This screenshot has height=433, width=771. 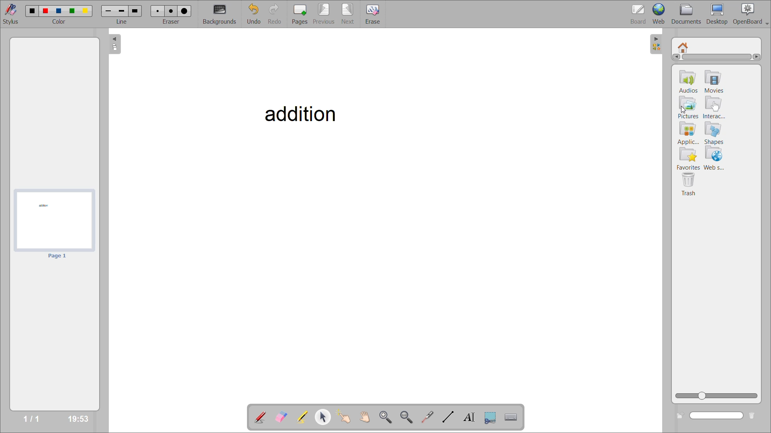 I want to click on zoom in, so click(x=386, y=416).